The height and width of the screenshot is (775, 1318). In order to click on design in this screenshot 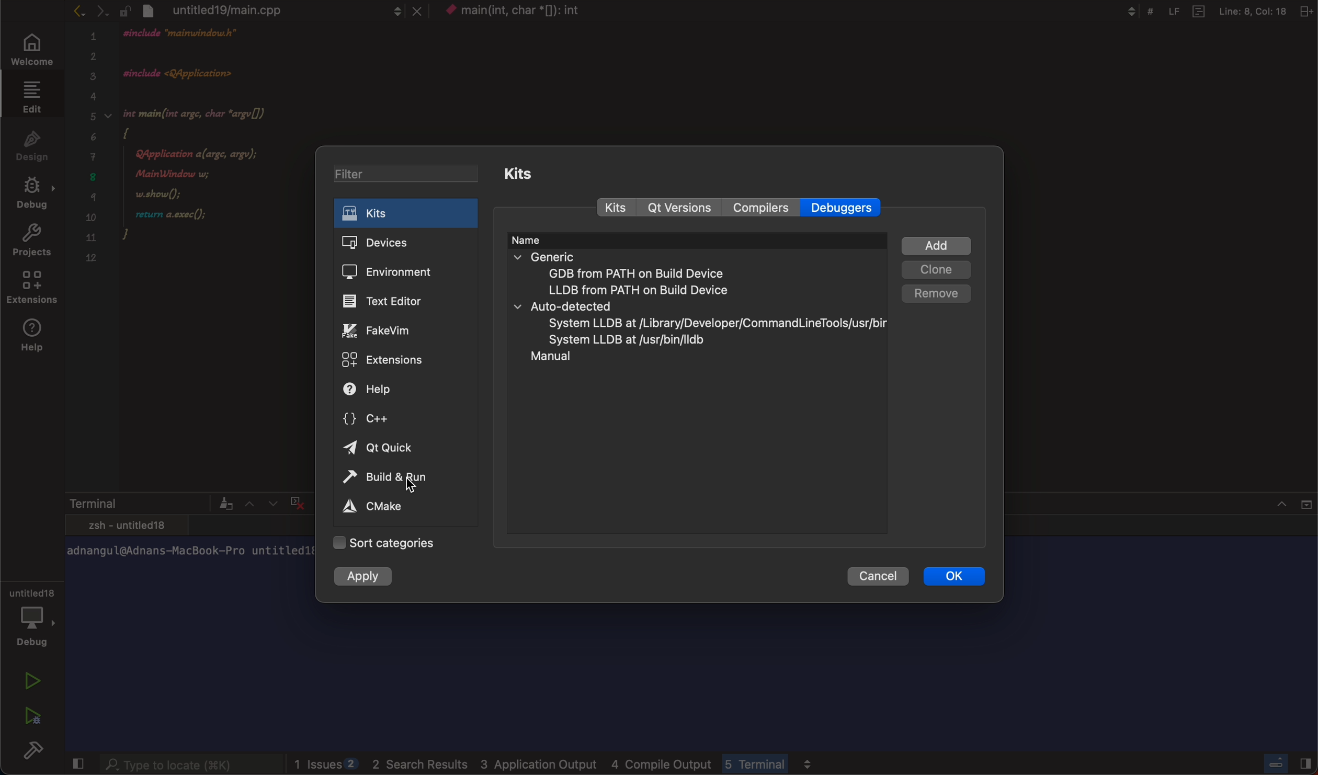, I will do `click(33, 143)`.